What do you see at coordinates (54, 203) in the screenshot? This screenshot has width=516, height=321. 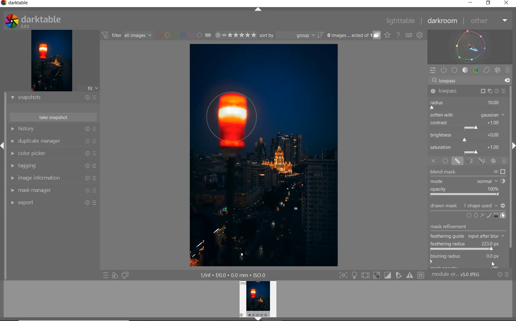 I see `EXPORT` at bounding box center [54, 203].